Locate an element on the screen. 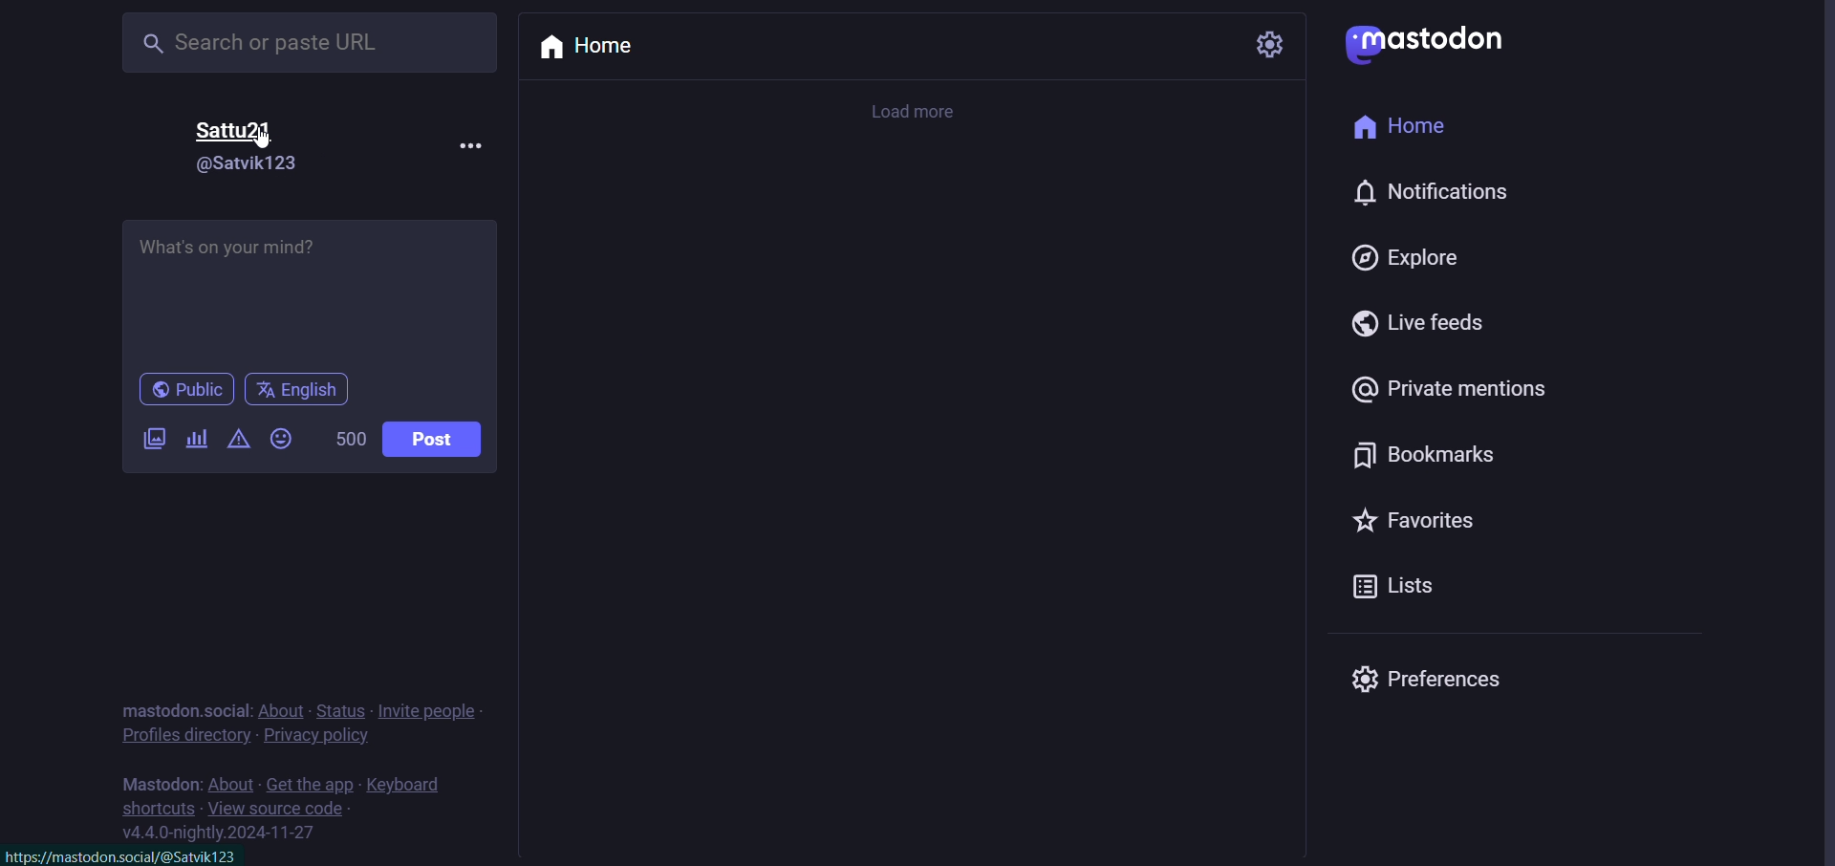  emoji is located at coordinates (281, 441).